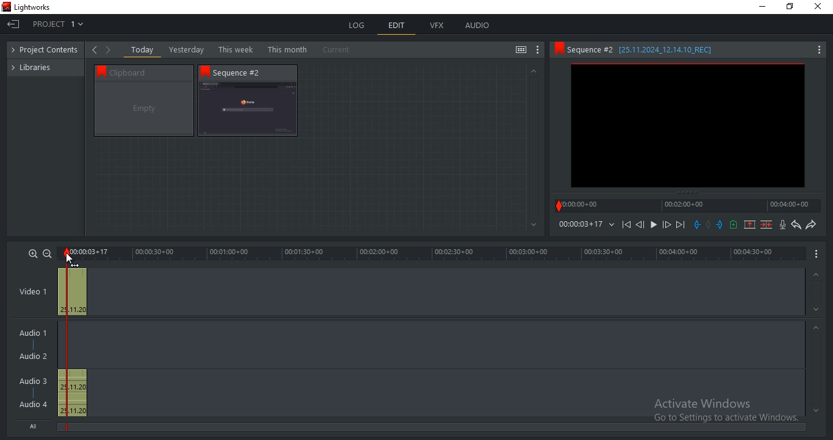 Image resolution: width=833 pixels, height=440 pixels. Describe the element at coordinates (144, 109) in the screenshot. I see `clipboard` at that location.